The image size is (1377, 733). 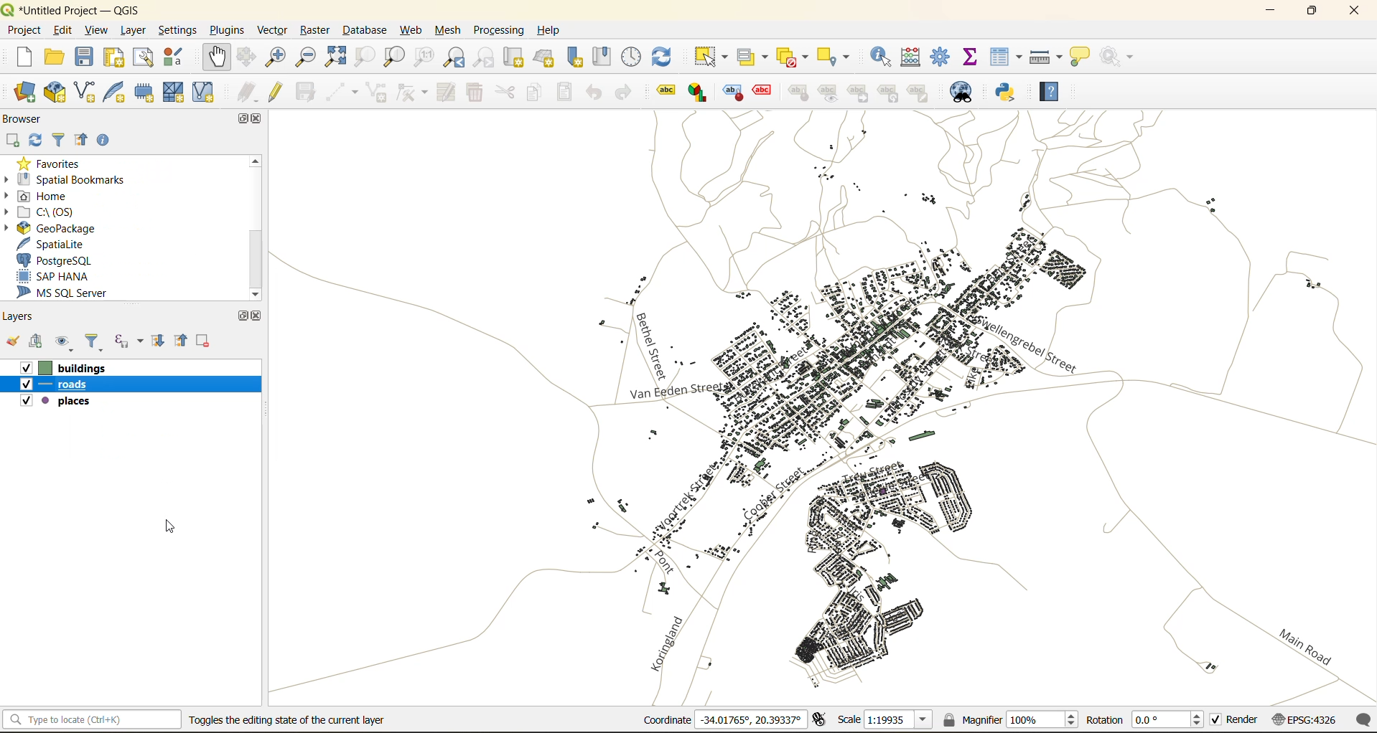 I want to click on edits, so click(x=245, y=93).